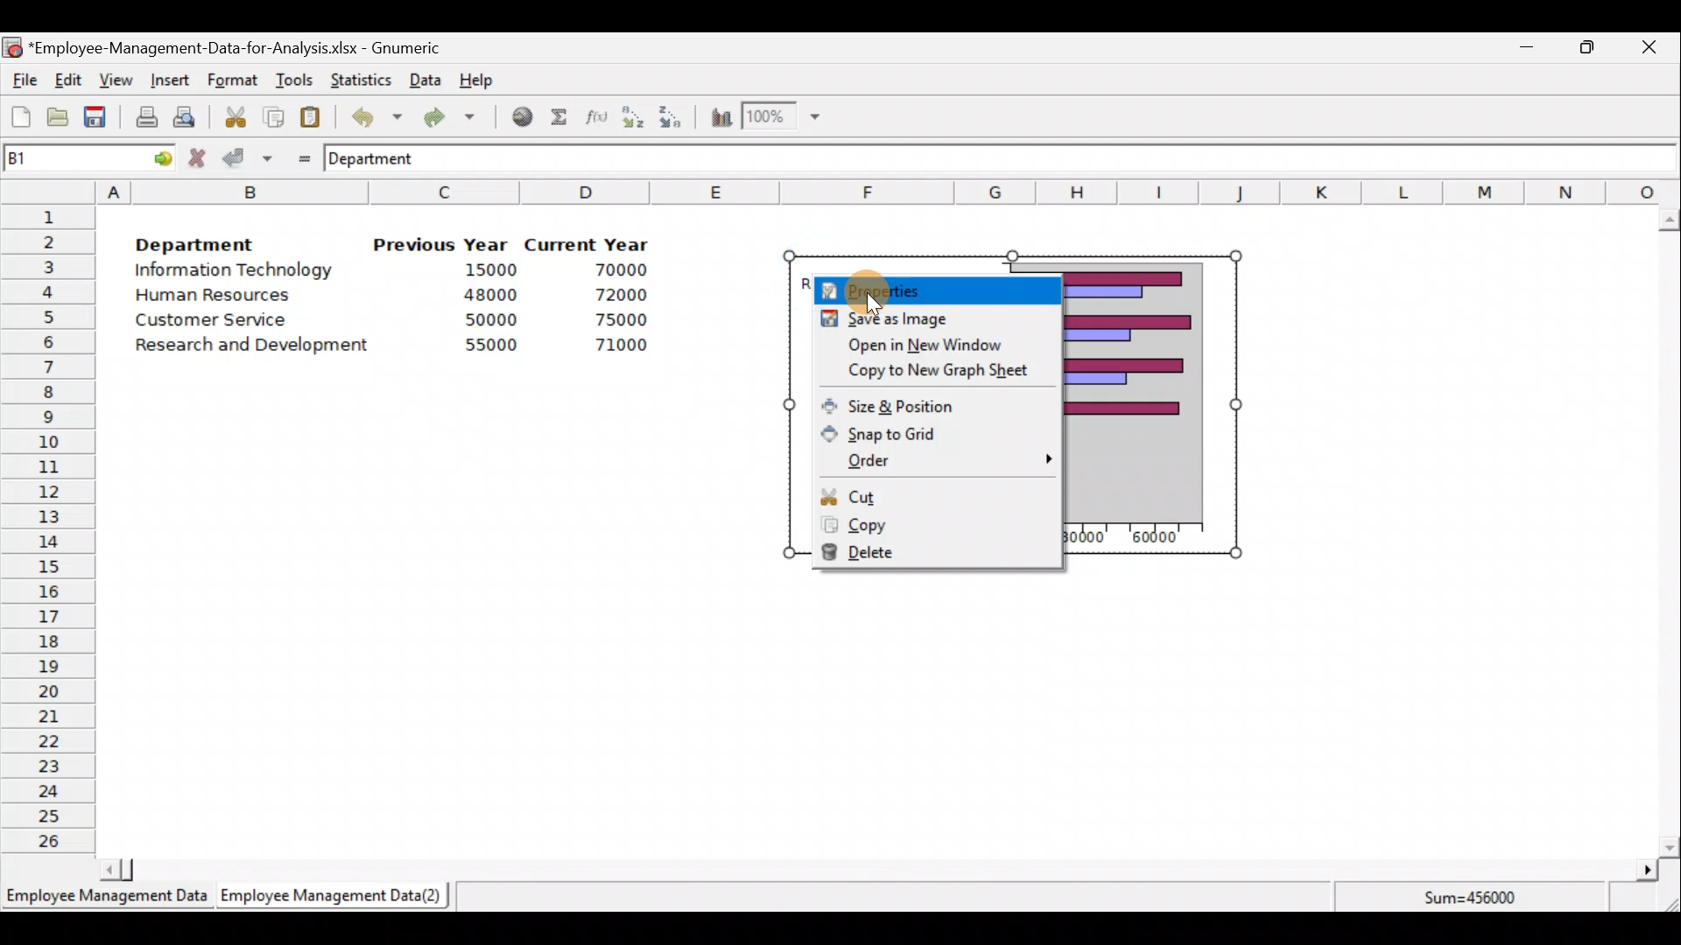  Describe the element at coordinates (926, 319) in the screenshot. I see `Save as Image` at that location.